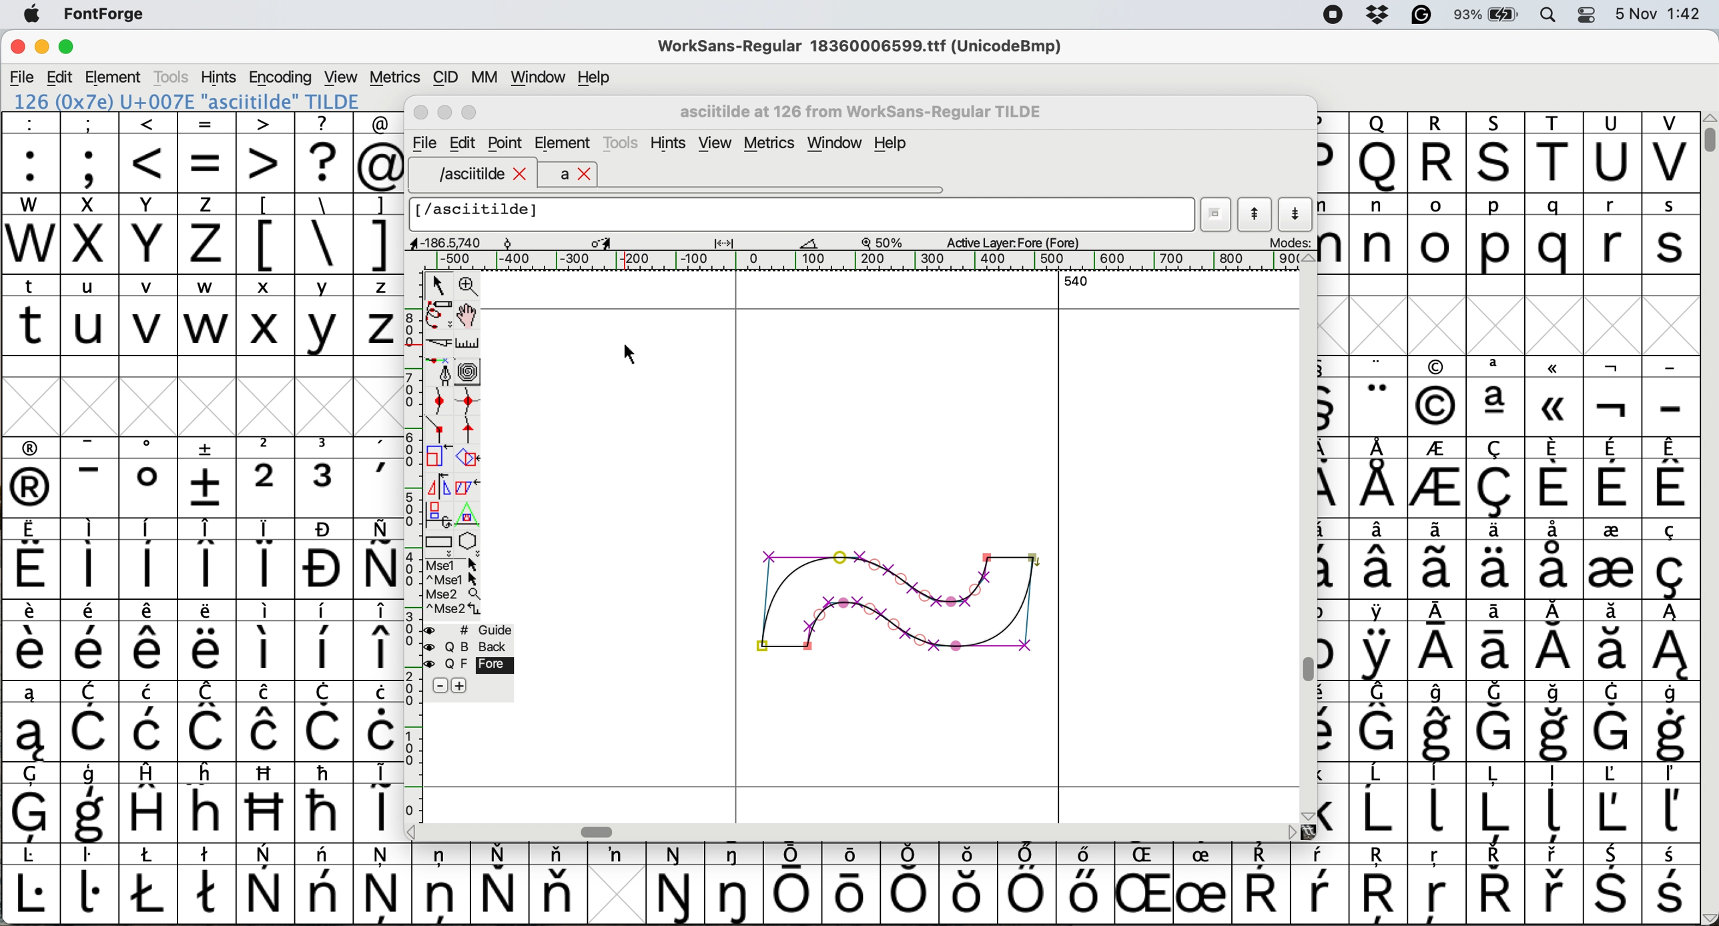 This screenshot has width=1719, height=926. I want to click on symbol, so click(94, 723).